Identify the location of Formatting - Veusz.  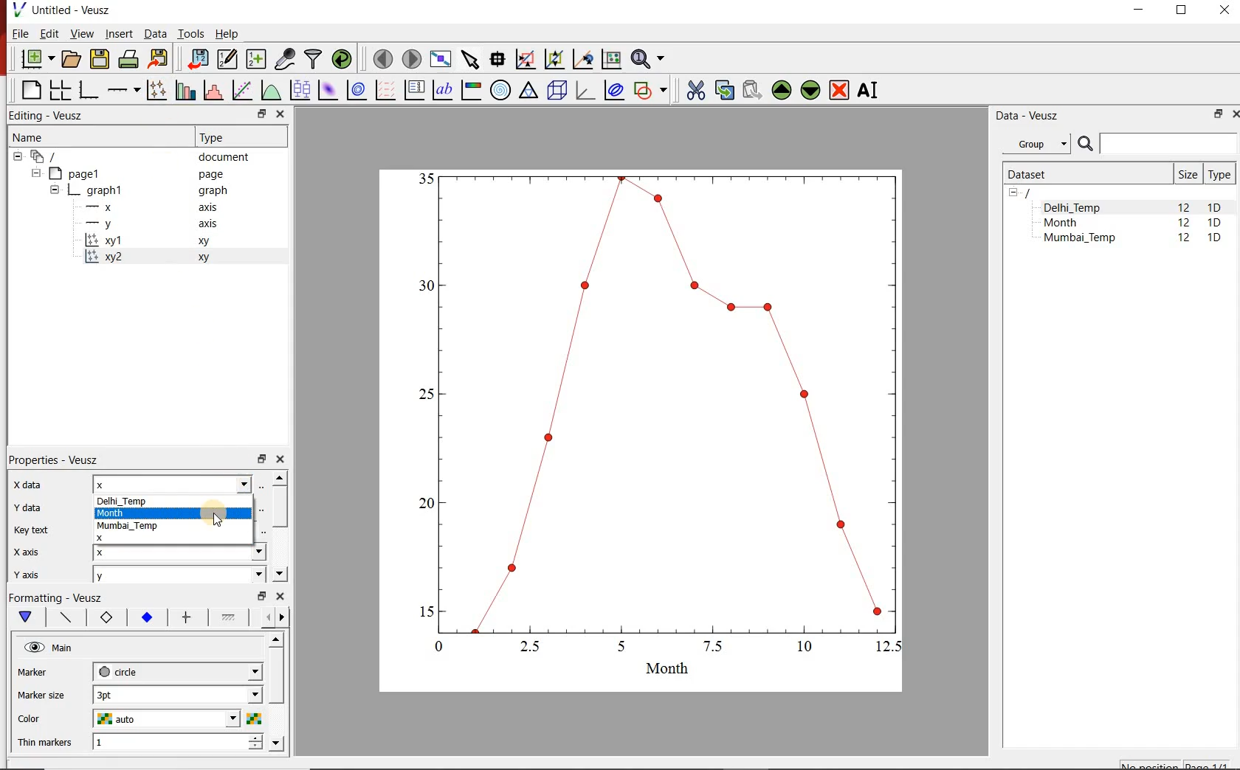
(59, 597).